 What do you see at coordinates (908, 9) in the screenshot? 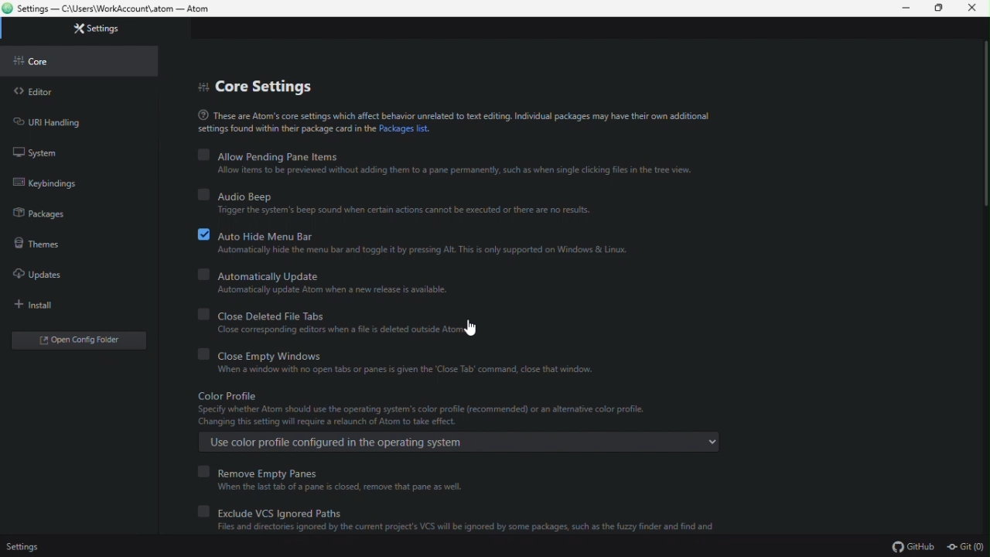
I see `minimize` at bounding box center [908, 9].